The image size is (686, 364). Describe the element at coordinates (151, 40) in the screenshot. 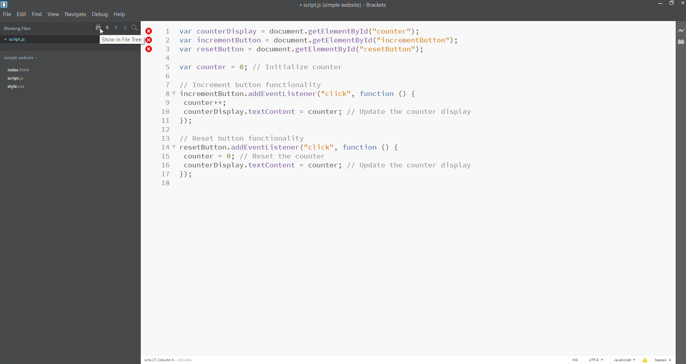

I see `line error` at that location.